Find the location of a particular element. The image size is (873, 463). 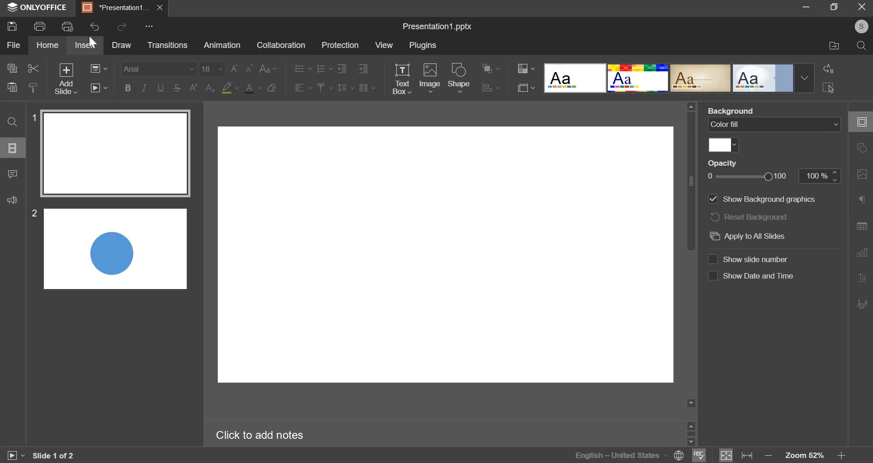

reset background is located at coordinates (752, 218).